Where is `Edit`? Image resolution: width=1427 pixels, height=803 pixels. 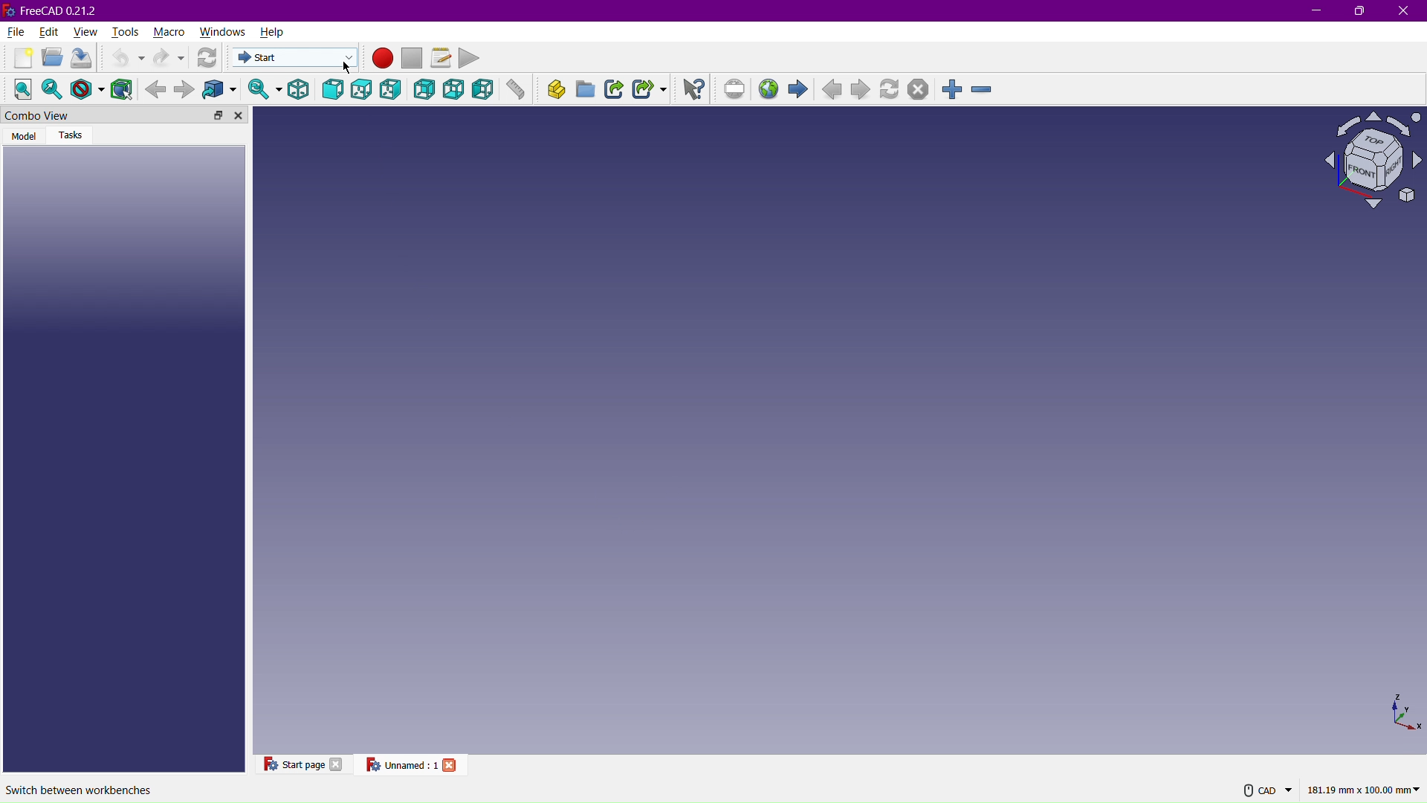 Edit is located at coordinates (50, 30).